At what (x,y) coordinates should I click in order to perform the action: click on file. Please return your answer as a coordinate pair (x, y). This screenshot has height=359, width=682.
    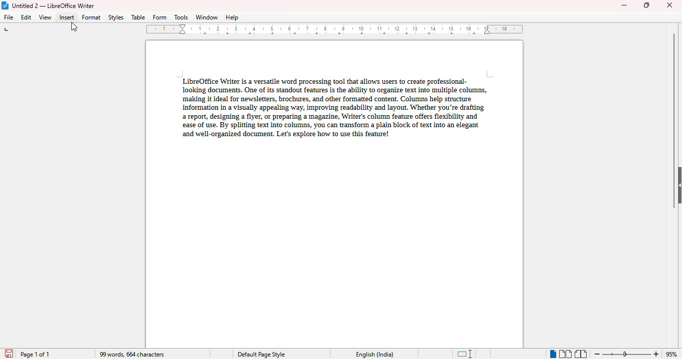
    Looking at the image, I should click on (9, 17).